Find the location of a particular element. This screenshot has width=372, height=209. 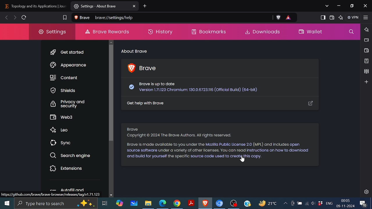

Reading list is located at coordinates (367, 71).